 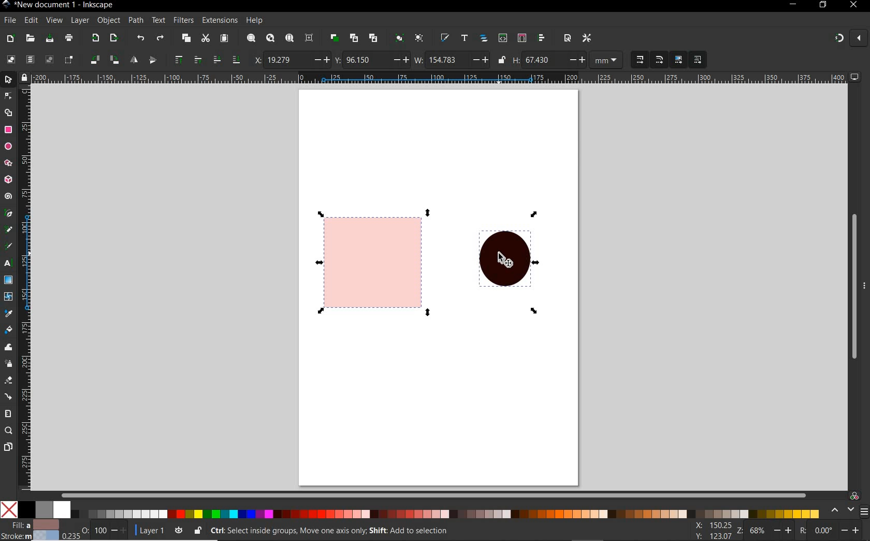 What do you see at coordinates (186, 38) in the screenshot?
I see `copy` at bounding box center [186, 38].